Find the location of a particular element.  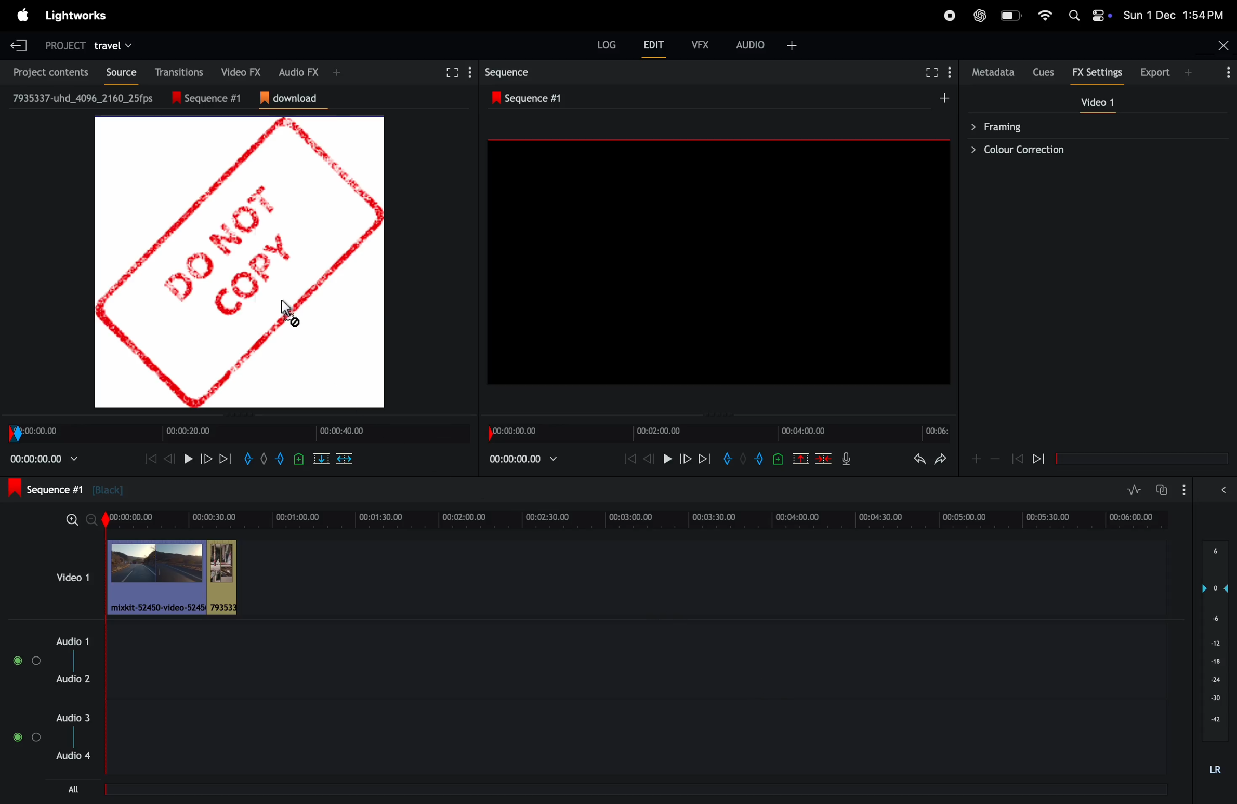

audio 3 is located at coordinates (71, 718).